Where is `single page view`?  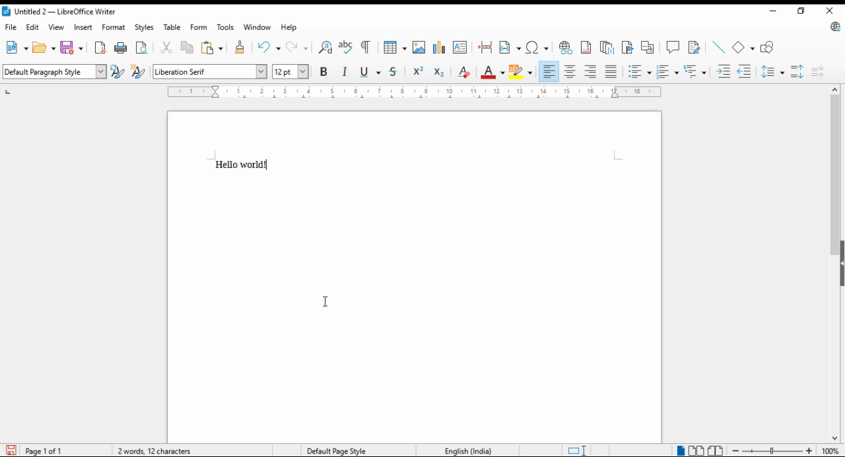
single page view is located at coordinates (680, 451).